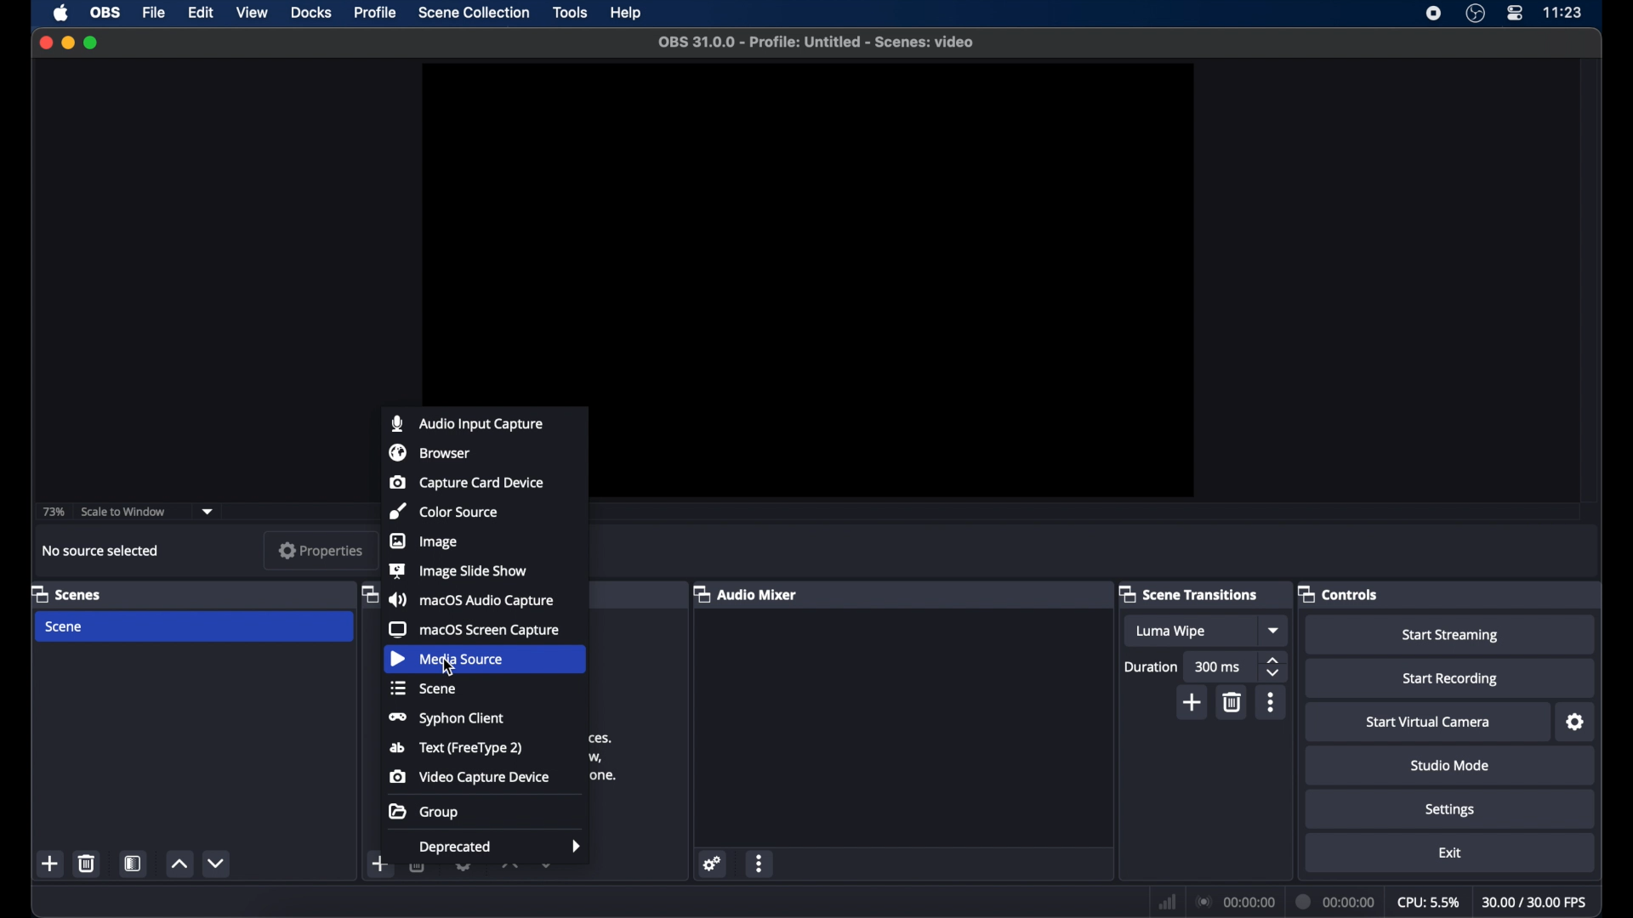 Image resolution: width=1633 pixels, height=918 pixels. Describe the element at coordinates (455, 748) in the screenshot. I see `text` at that location.